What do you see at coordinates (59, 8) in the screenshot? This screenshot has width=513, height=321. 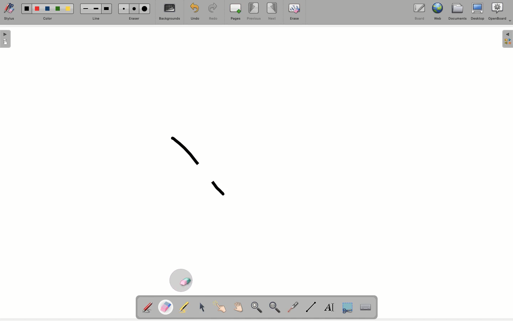 I see `Green` at bounding box center [59, 8].